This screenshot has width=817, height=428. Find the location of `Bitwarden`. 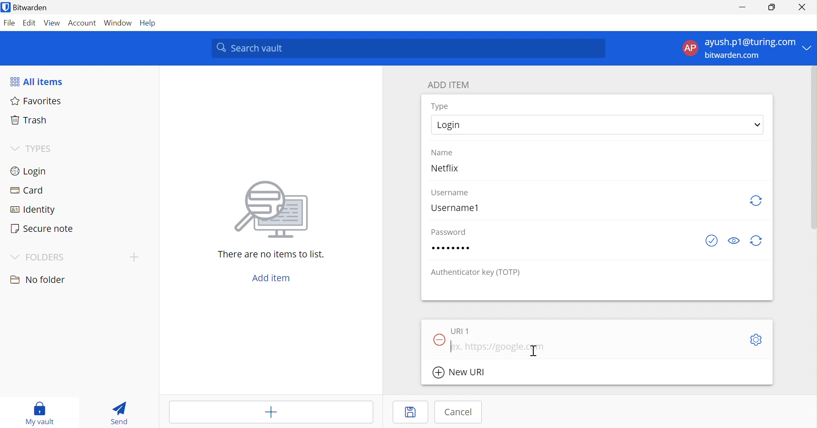

Bitwarden is located at coordinates (25, 7).